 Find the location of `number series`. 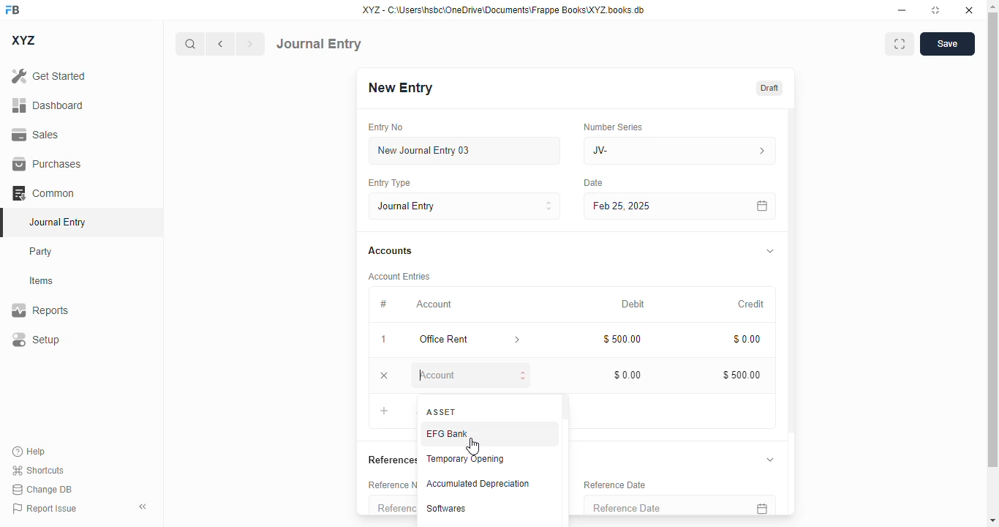

number series is located at coordinates (614, 127).